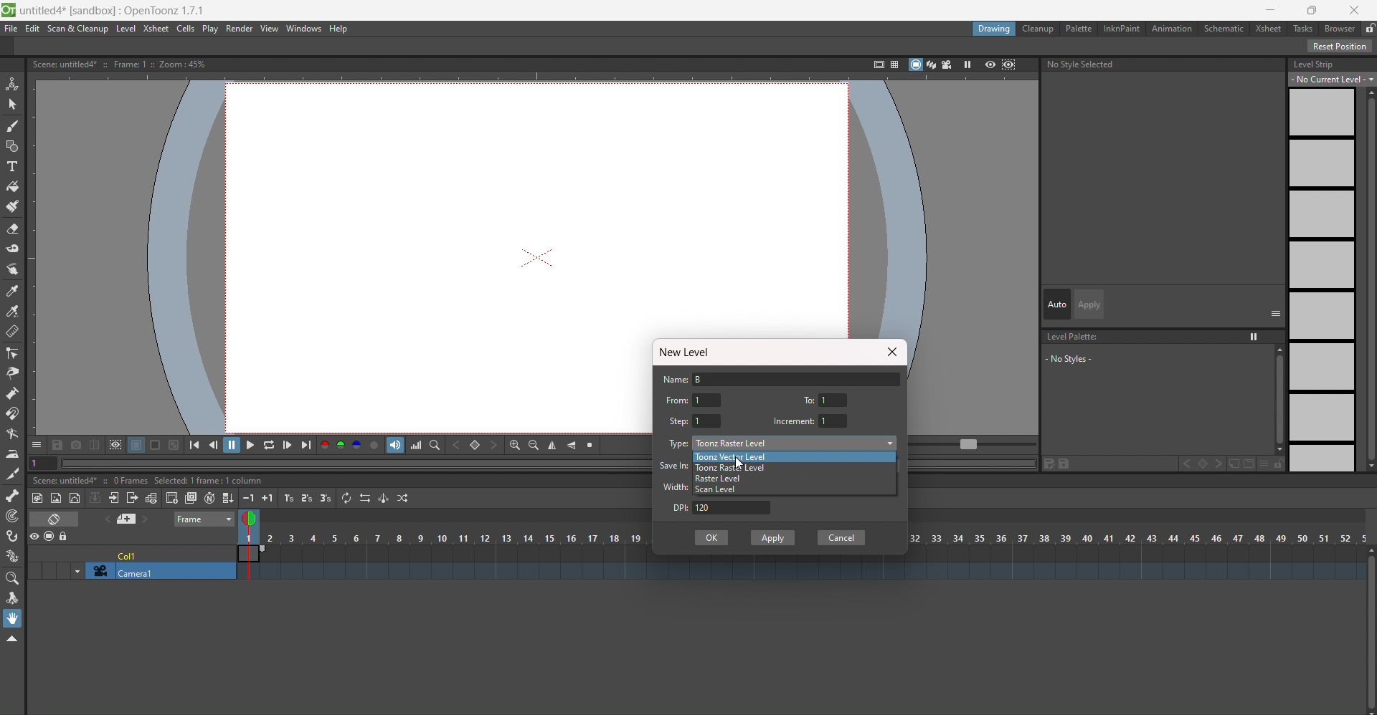  I want to click on sub camera preview, so click(1010, 66).